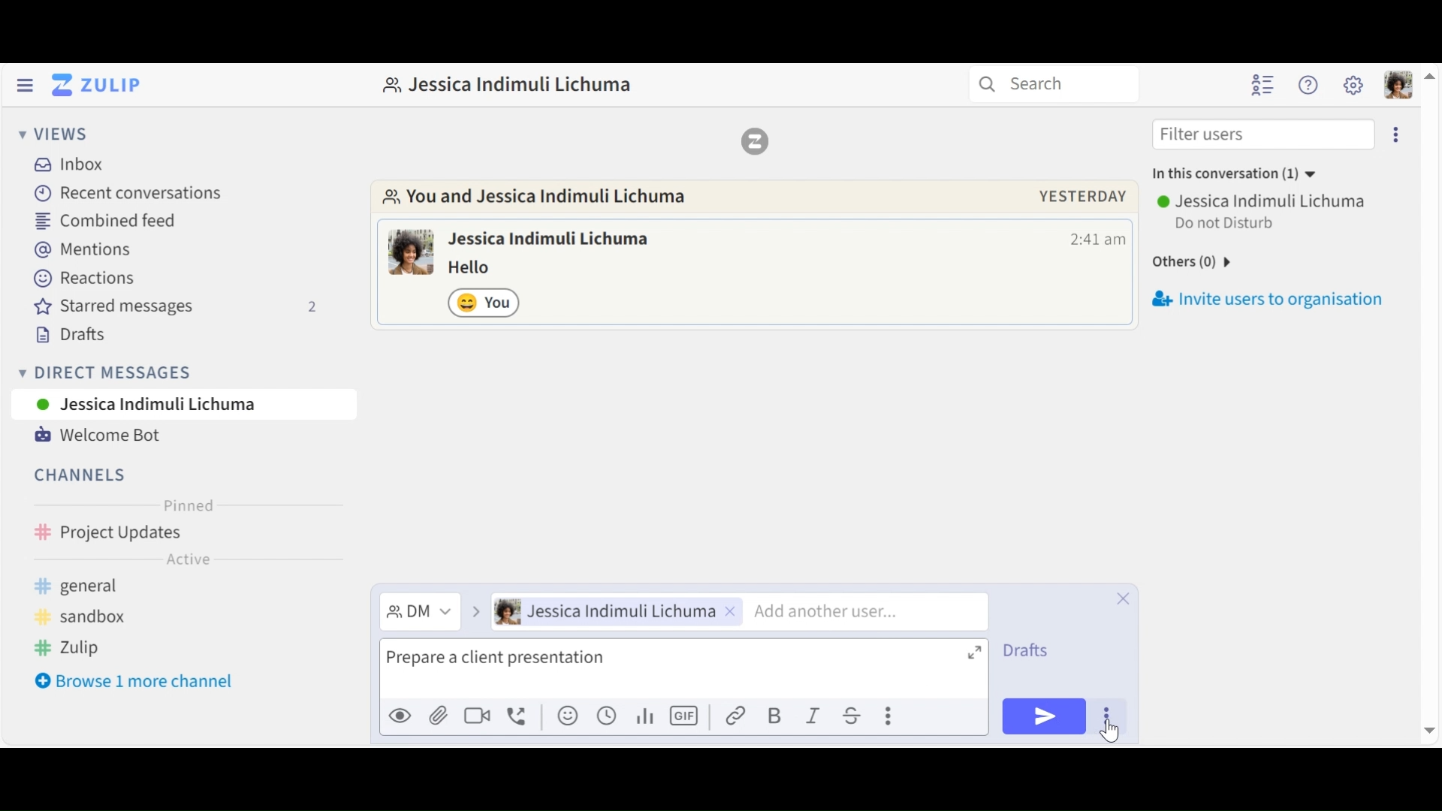 The image size is (1442, 811). Describe the element at coordinates (70, 164) in the screenshot. I see `Inbox` at that location.